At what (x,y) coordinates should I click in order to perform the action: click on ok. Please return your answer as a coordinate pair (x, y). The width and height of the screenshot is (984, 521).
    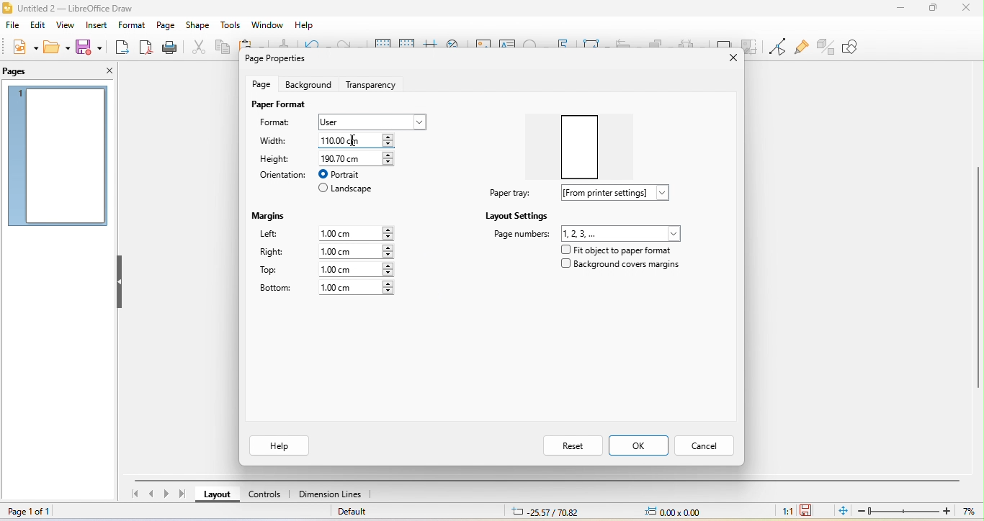
    Looking at the image, I should click on (640, 445).